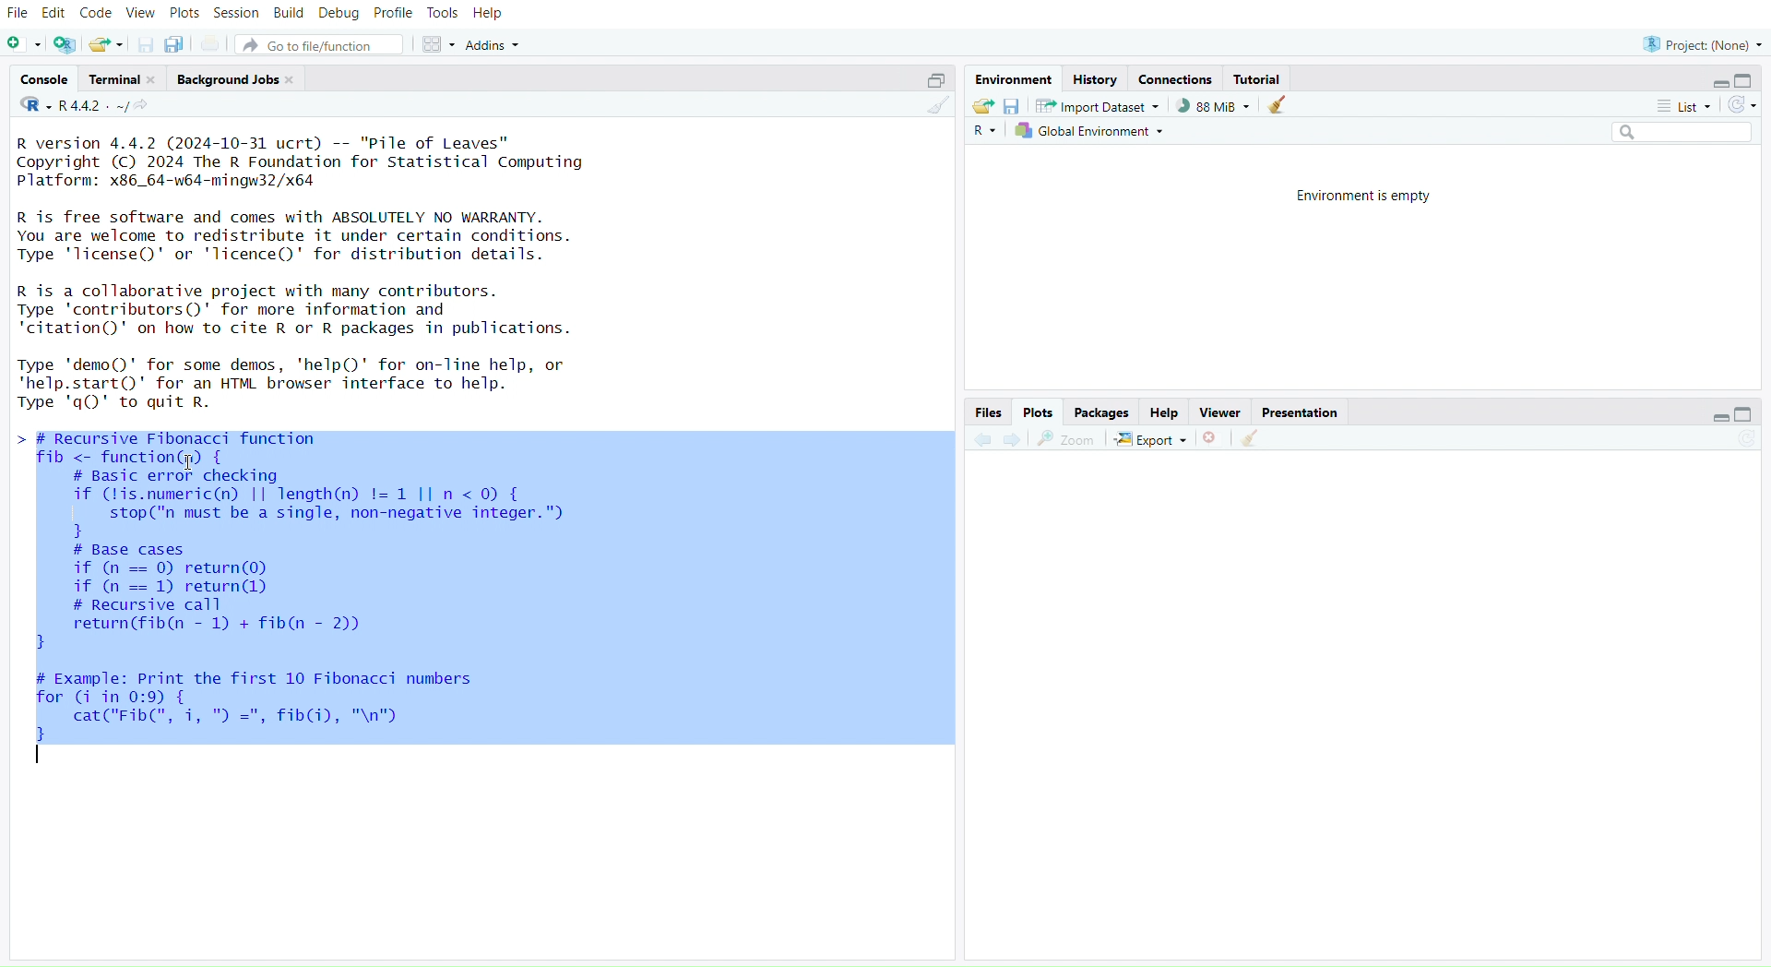  Describe the element at coordinates (497, 45) in the screenshot. I see `addins` at that location.